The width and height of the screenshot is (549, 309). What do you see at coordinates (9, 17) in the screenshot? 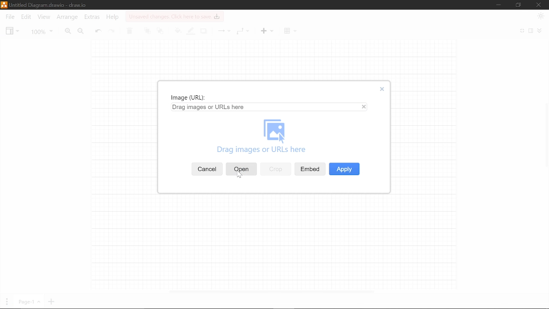
I see `File` at bounding box center [9, 17].